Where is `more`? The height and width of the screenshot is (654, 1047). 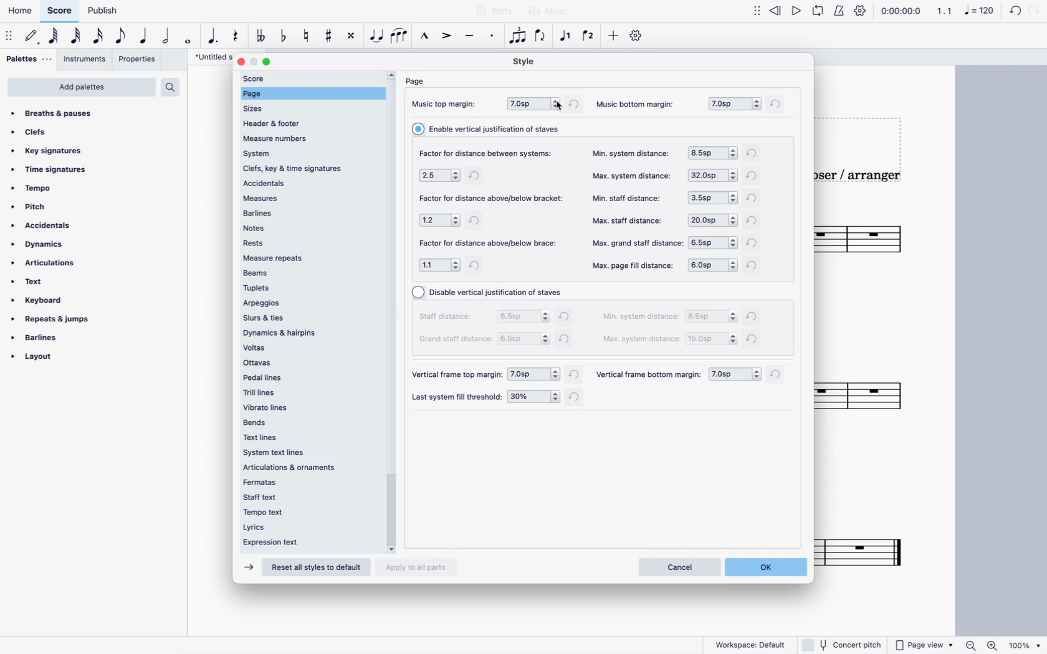 more is located at coordinates (614, 39).